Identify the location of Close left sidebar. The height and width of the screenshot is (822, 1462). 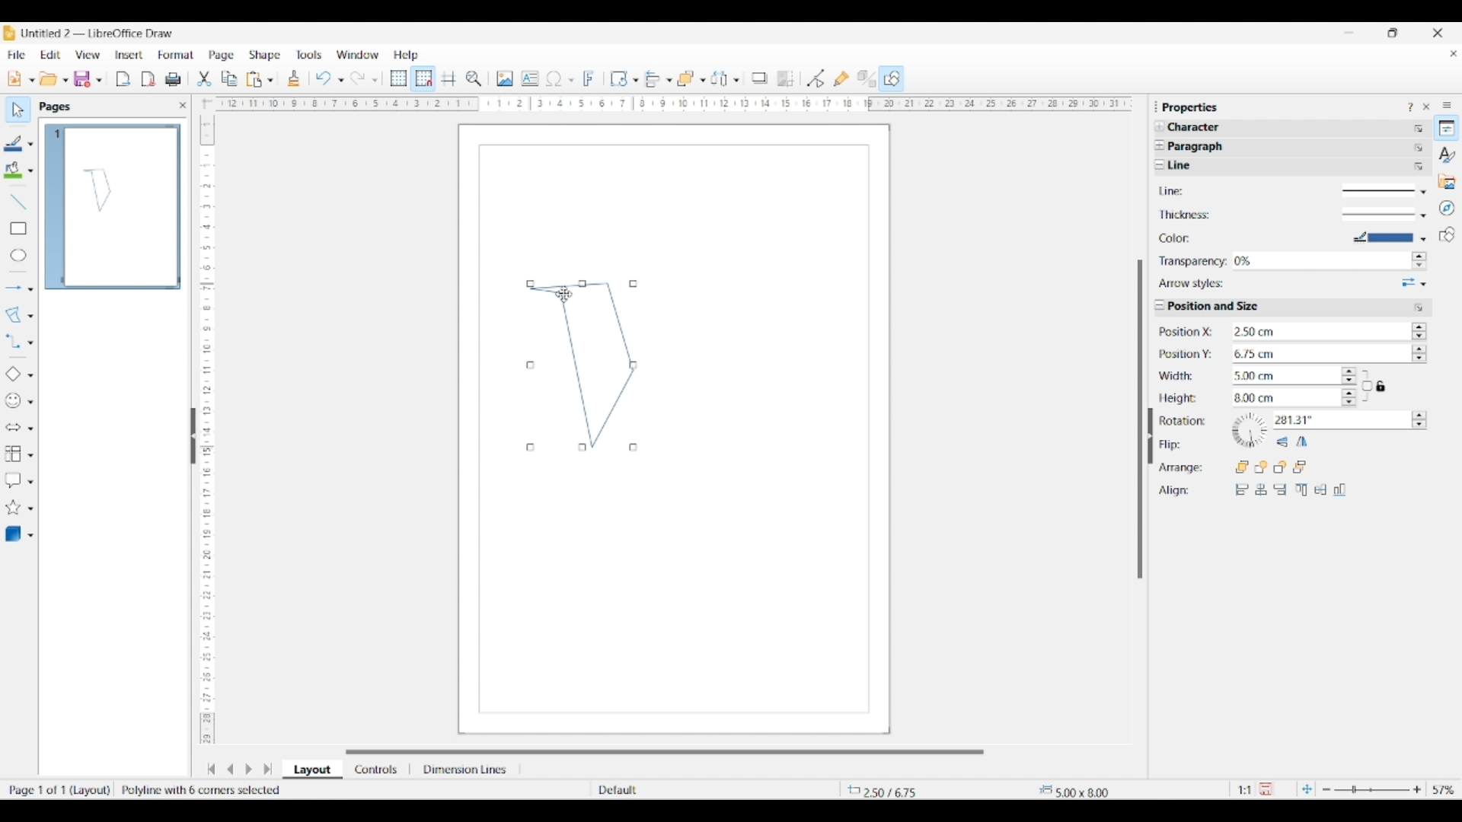
(183, 105).